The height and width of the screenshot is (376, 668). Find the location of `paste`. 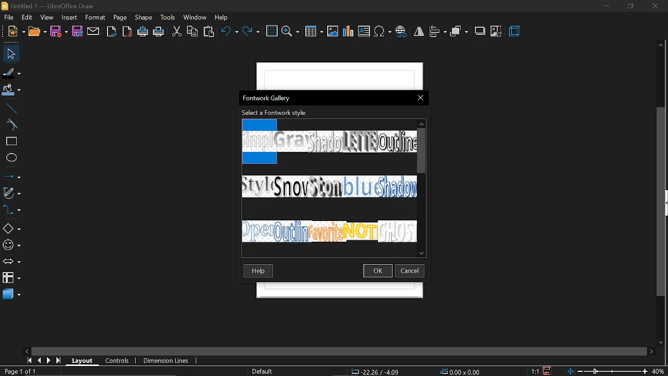

paste is located at coordinates (210, 31).